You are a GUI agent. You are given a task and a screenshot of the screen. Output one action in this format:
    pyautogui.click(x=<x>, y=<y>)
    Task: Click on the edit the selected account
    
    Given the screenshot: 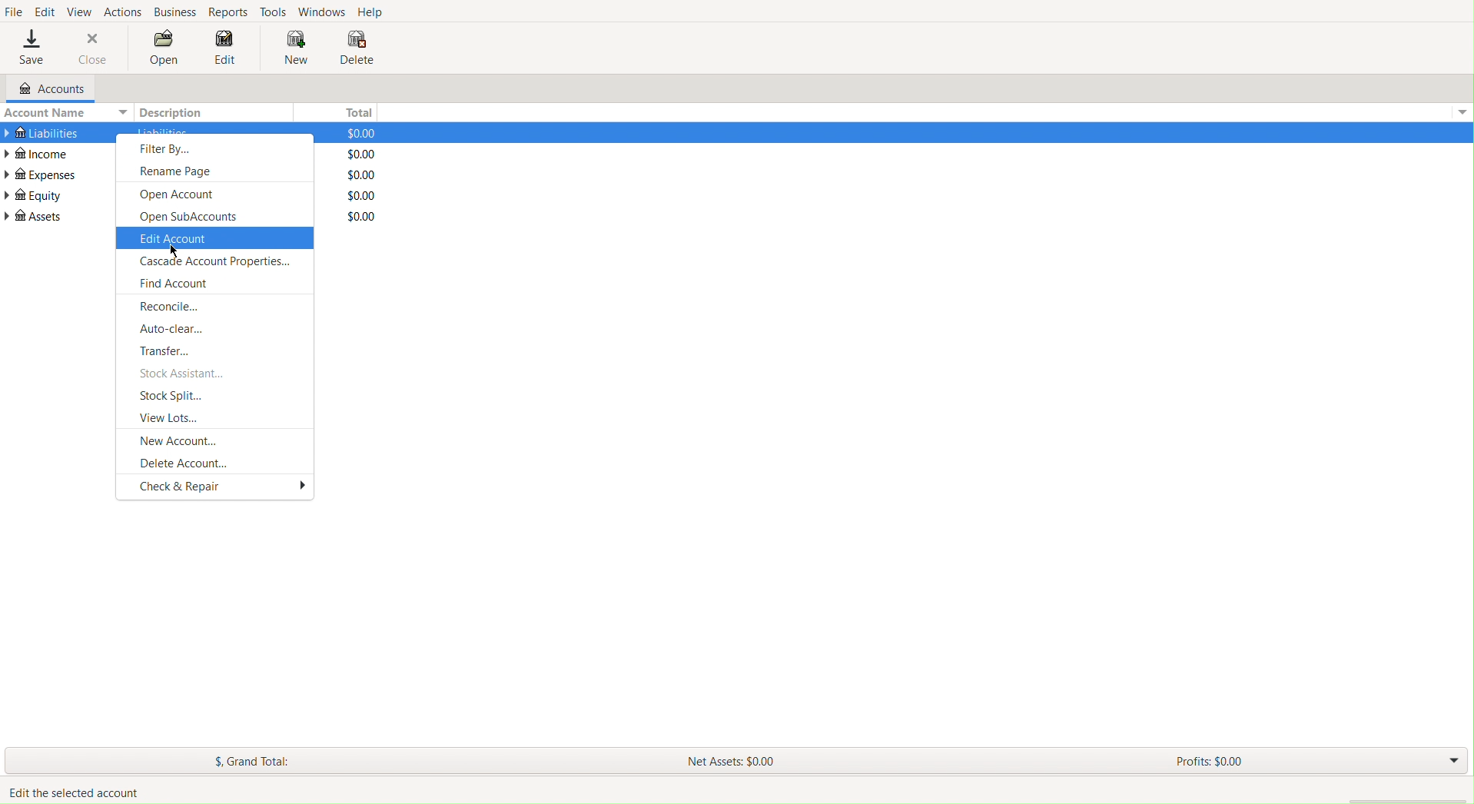 What is the action you would take?
    pyautogui.click(x=72, y=791)
    